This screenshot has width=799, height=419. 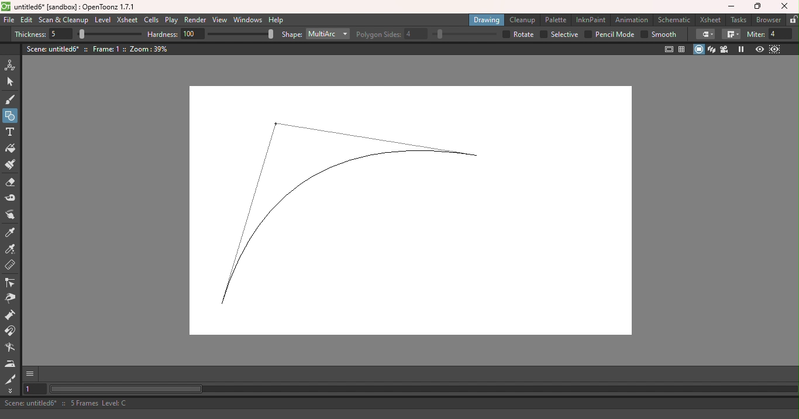 What do you see at coordinates (10, 200) in the screenshot?
I see `Tape tool` at bounding box center [10, 200].